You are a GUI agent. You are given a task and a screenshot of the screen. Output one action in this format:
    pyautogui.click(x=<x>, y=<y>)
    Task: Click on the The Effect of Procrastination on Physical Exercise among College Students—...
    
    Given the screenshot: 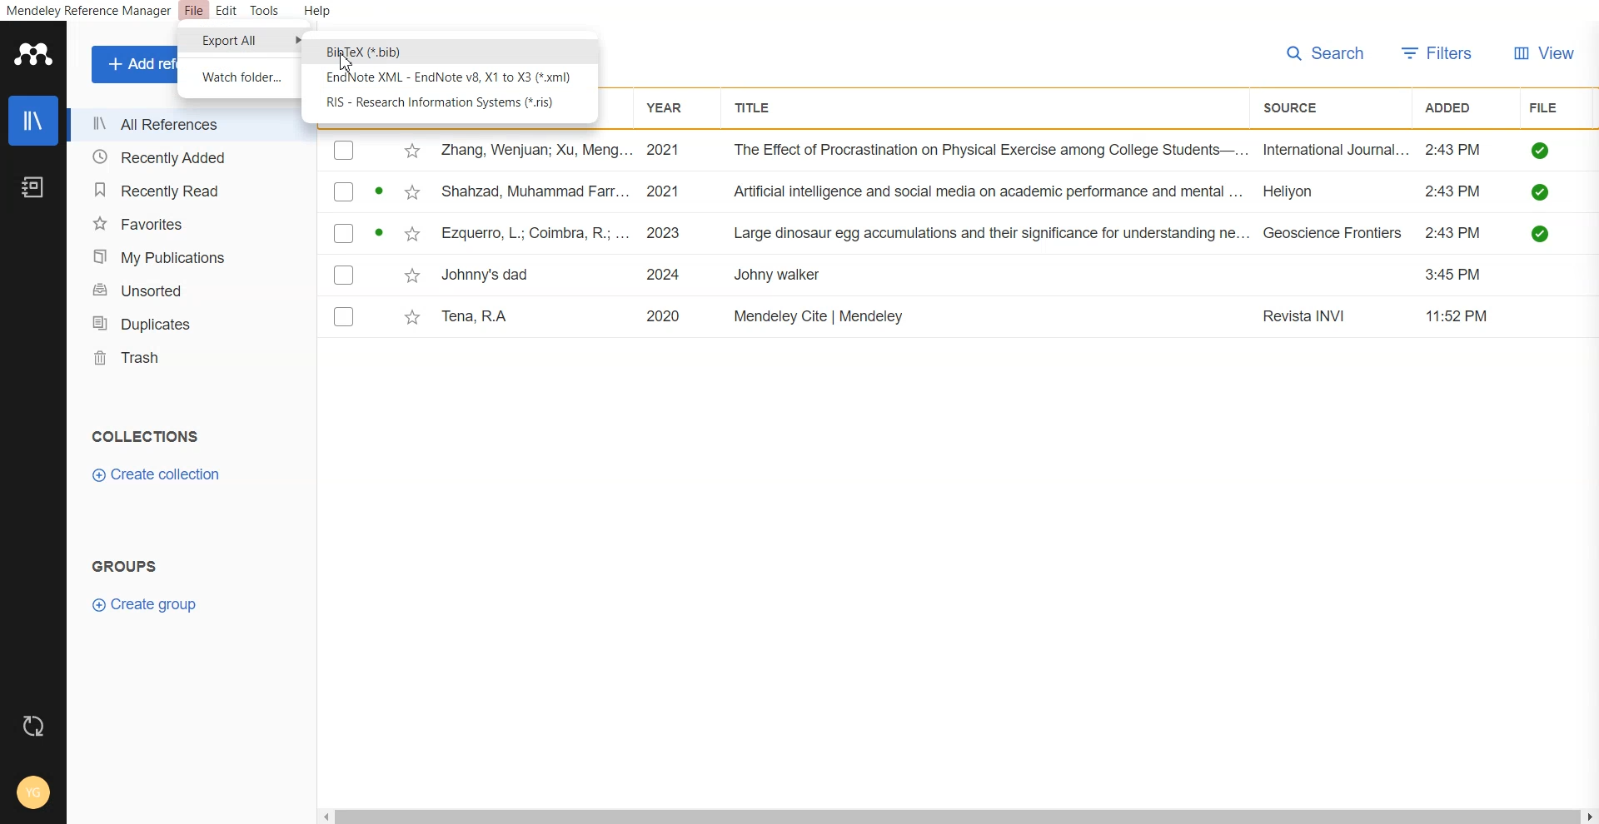 What is the action you would take?
    pyautogui.click(x=991, y=151)
    